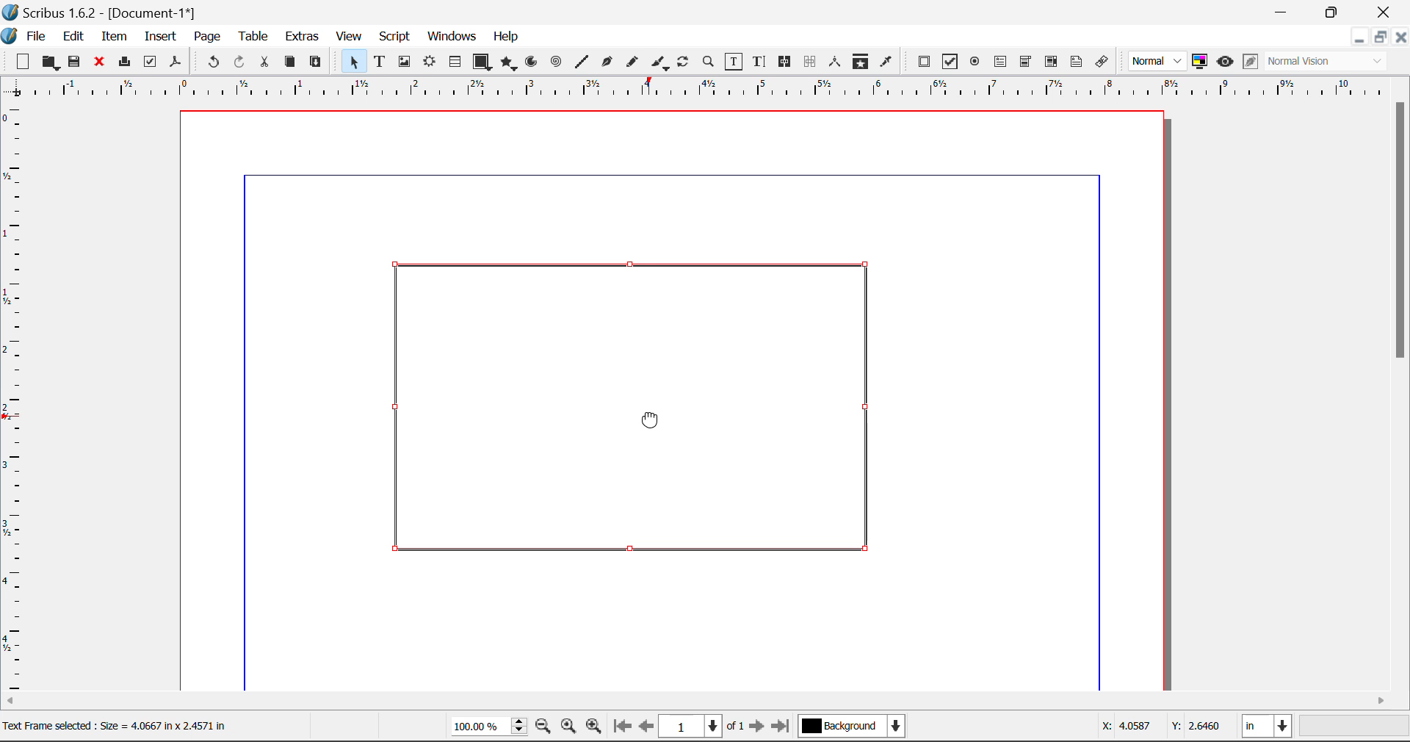 This screenshot has height=742, width=1410. Describe the element at coordinates (657, 62) in the screenshot. I see `Calligraphic Line` at that location.